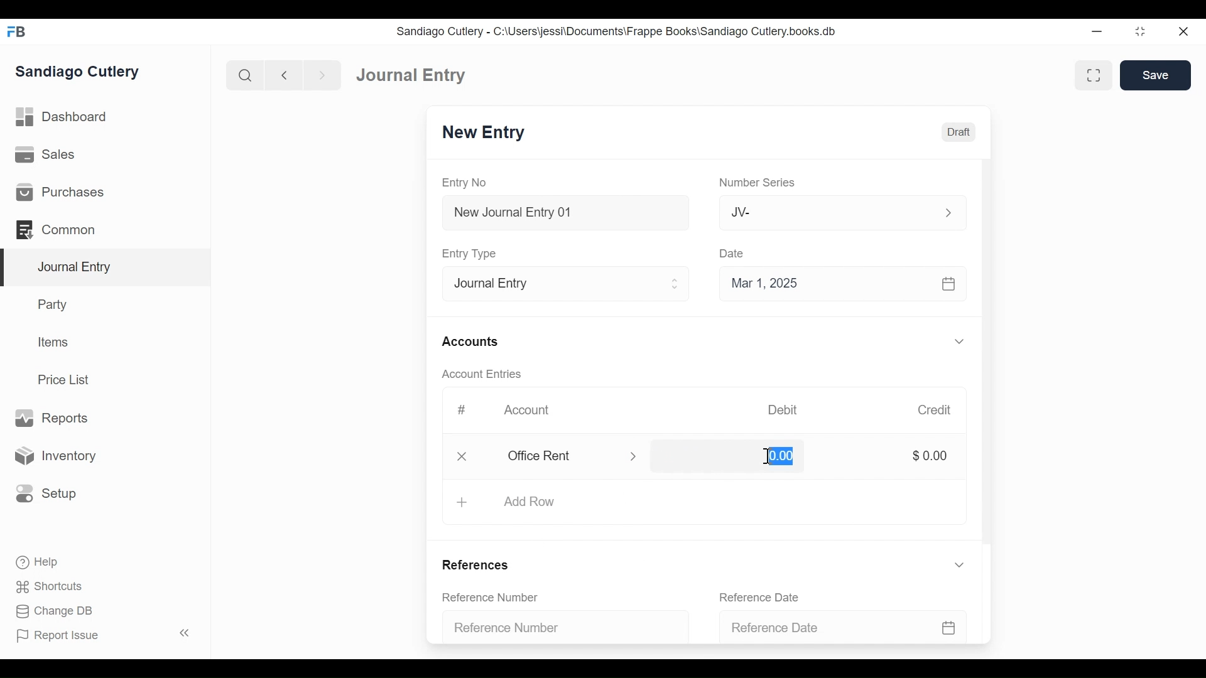 This screenshot has width=1206, height=678. I want to click on Account Entries, so click(477, 374).